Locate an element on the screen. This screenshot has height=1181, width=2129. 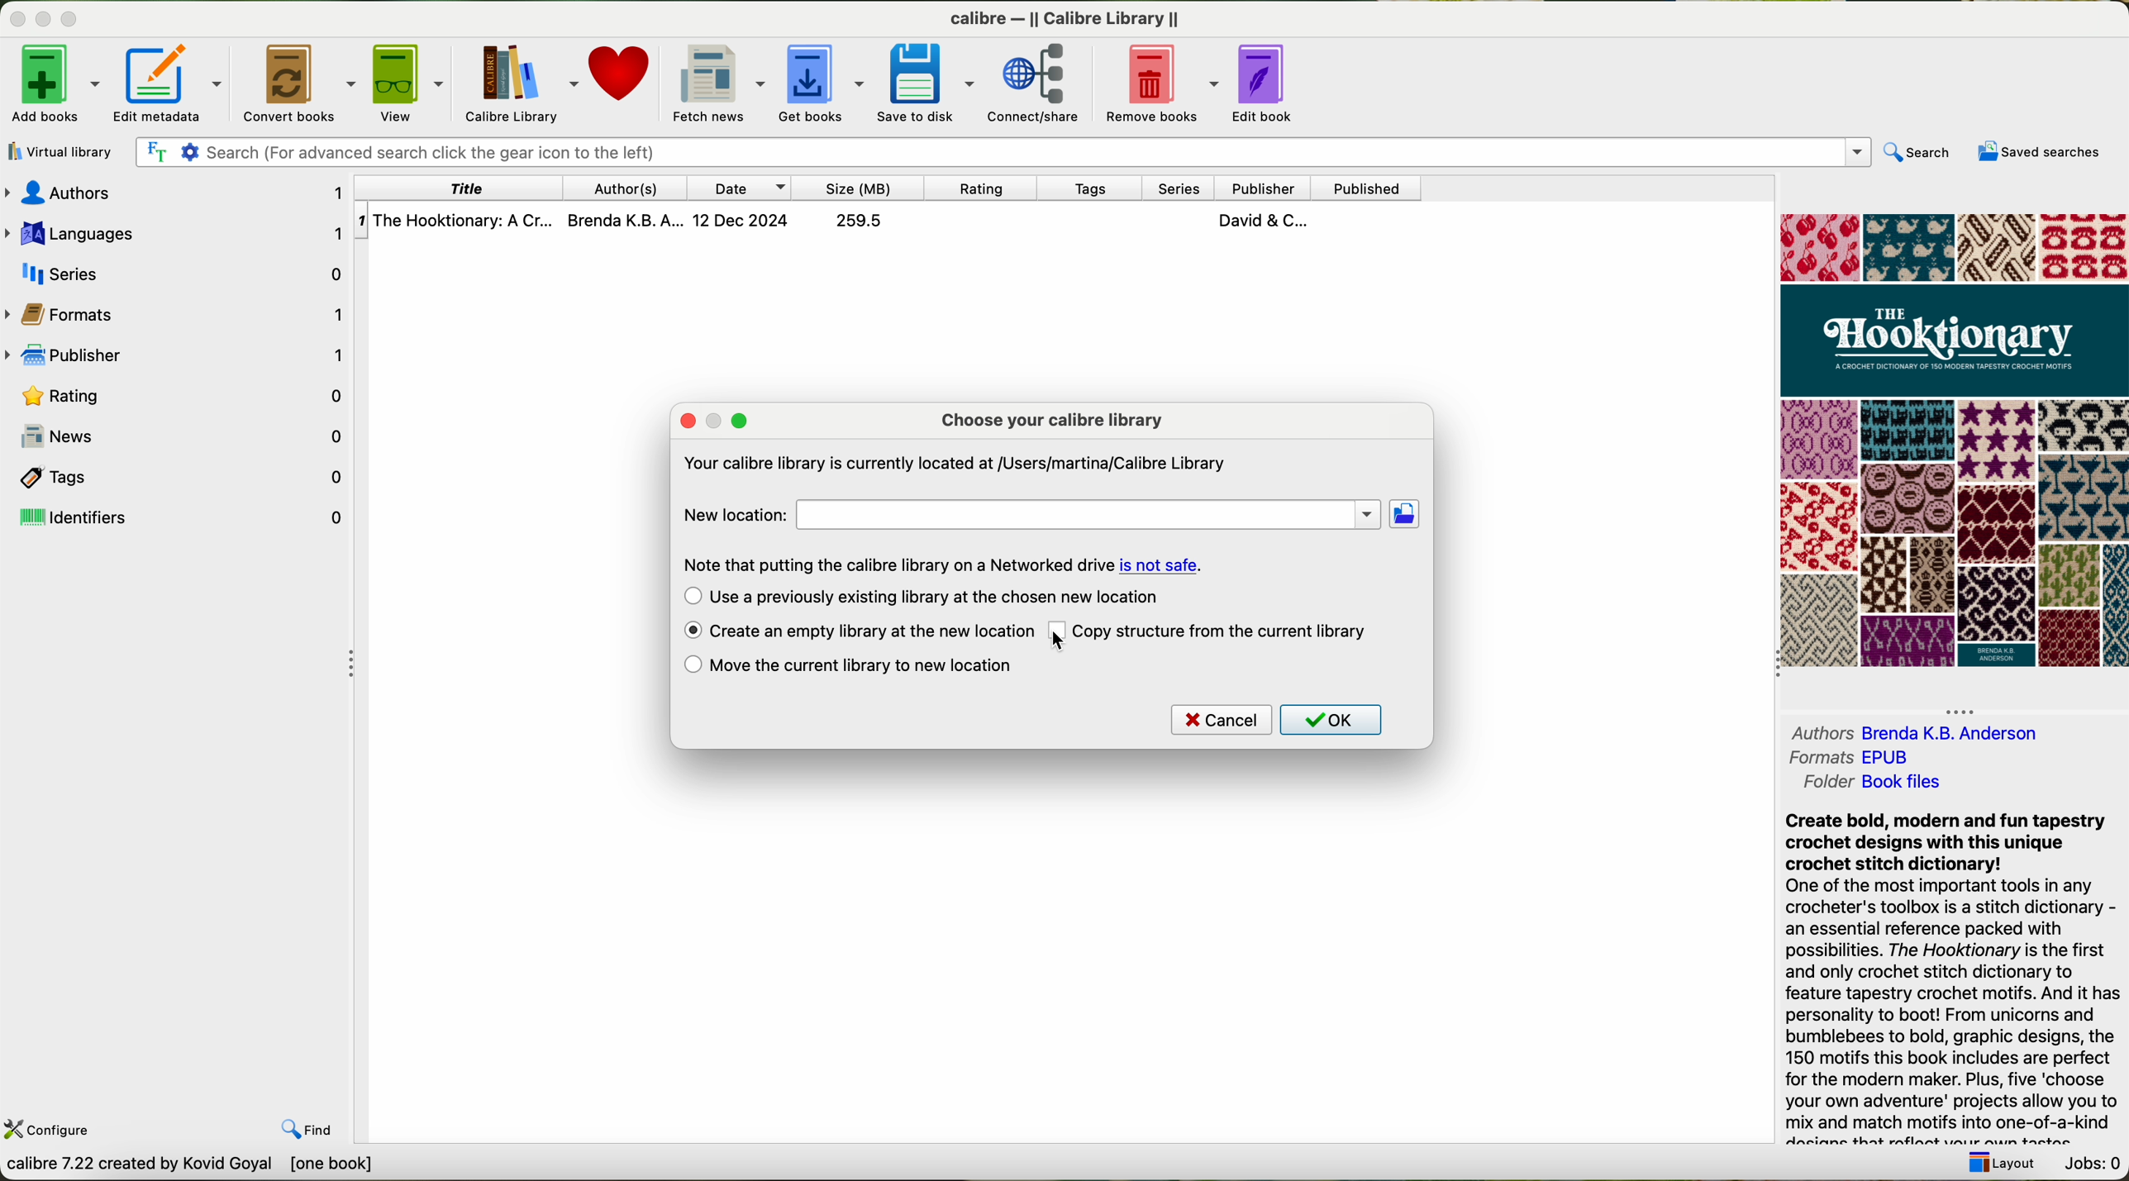
checkbox is located at coordinates (693, 631).